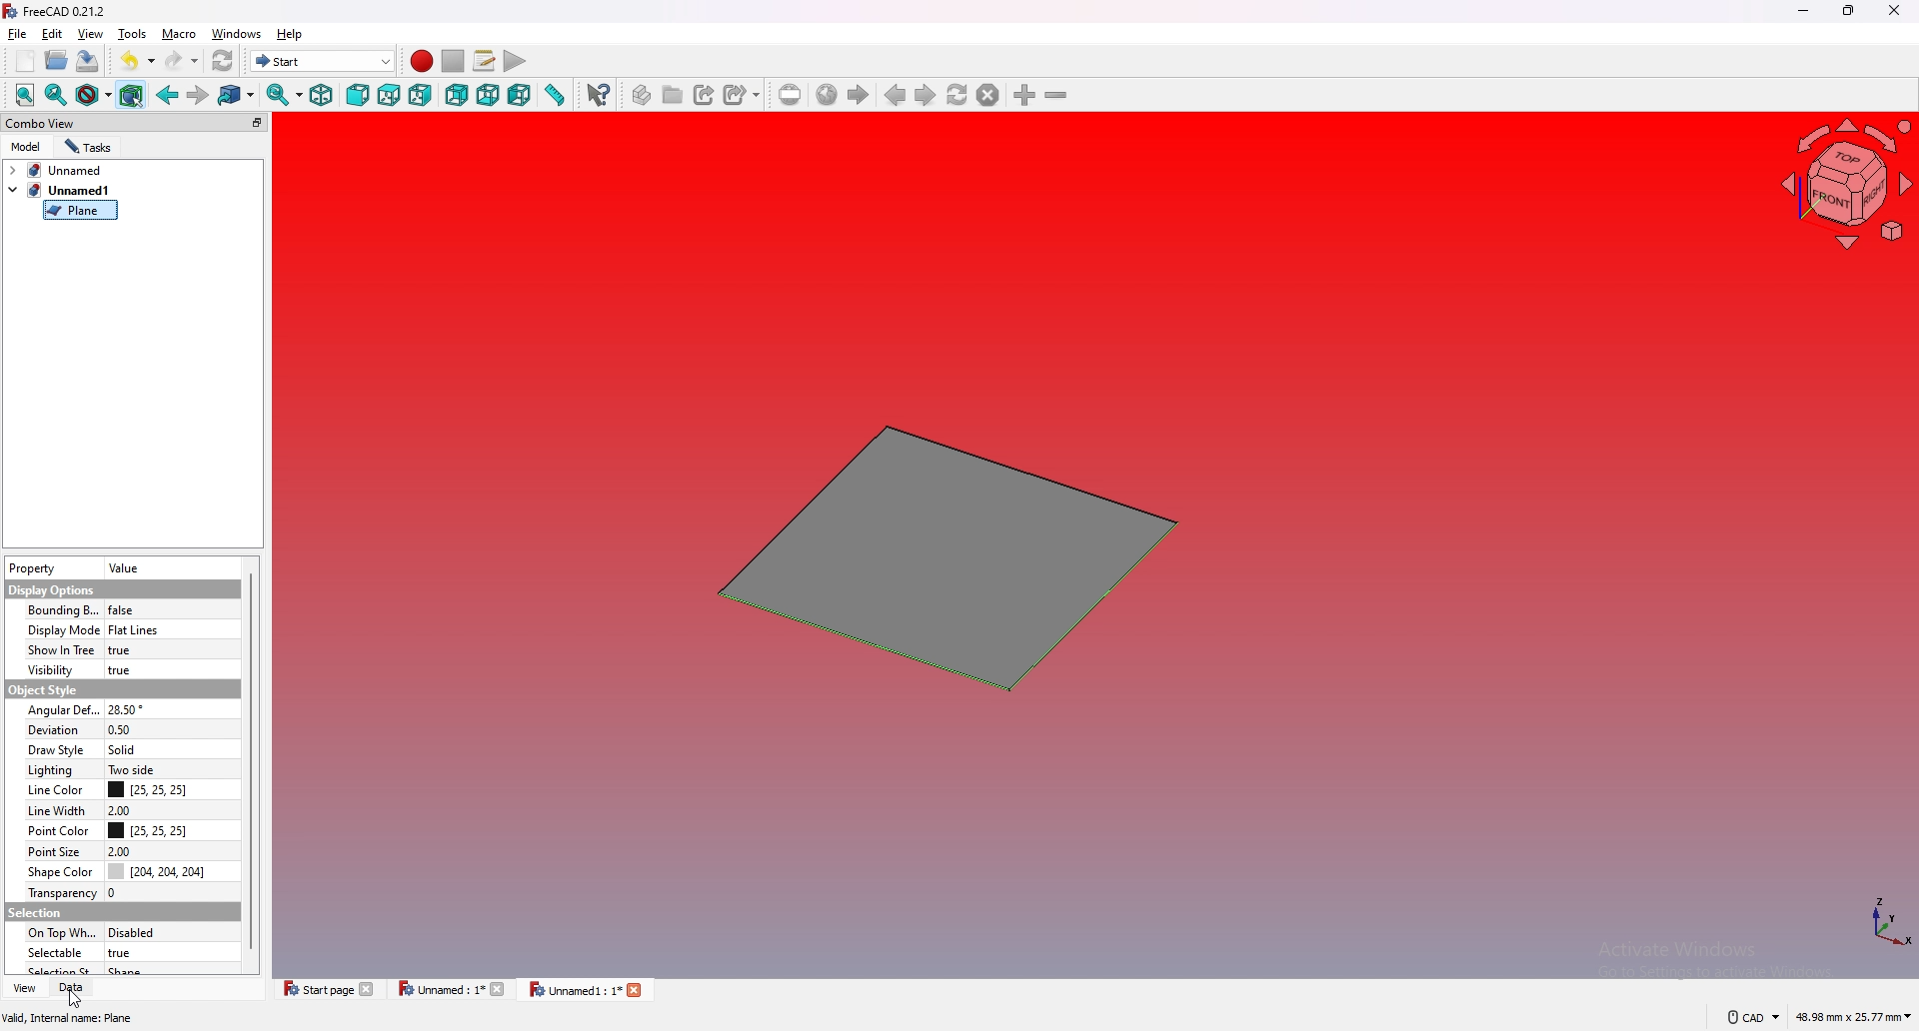 This screenshot has height=1031, width=1919. I want to click on go to linked object, so click(237, 97).